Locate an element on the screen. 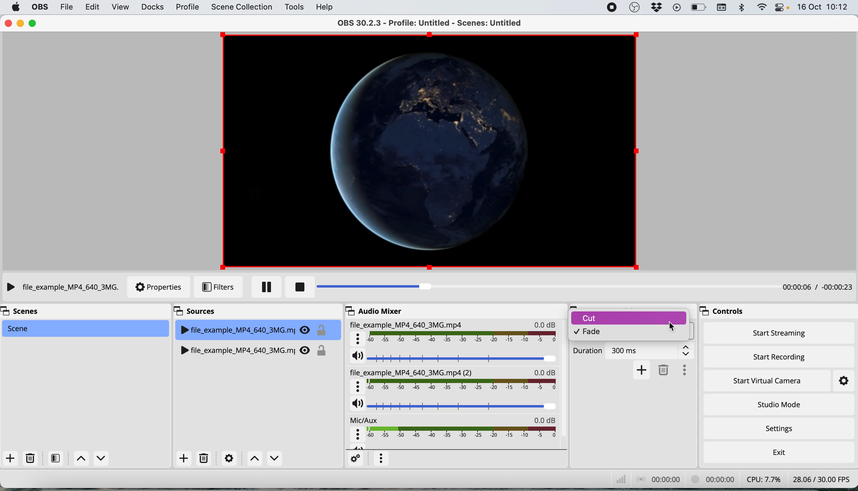 The height and width of the screenshot is (491, 858). audio mixer is located at coordinates (372, 310).